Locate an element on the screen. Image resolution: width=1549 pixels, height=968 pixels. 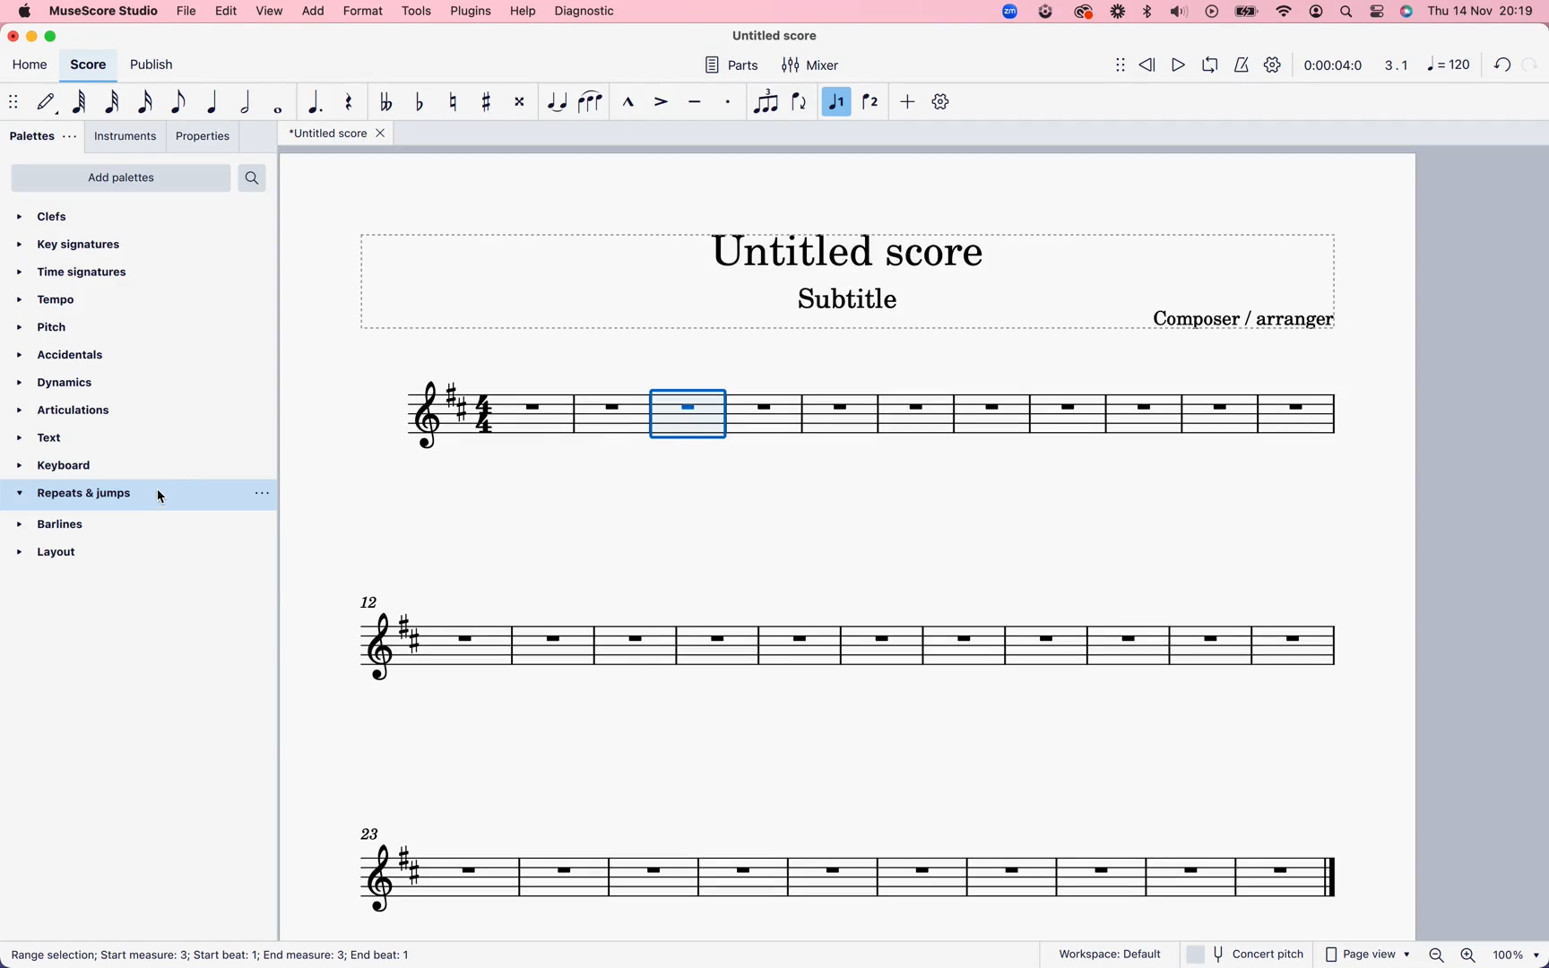
time is located at coordinates (1334, 65).